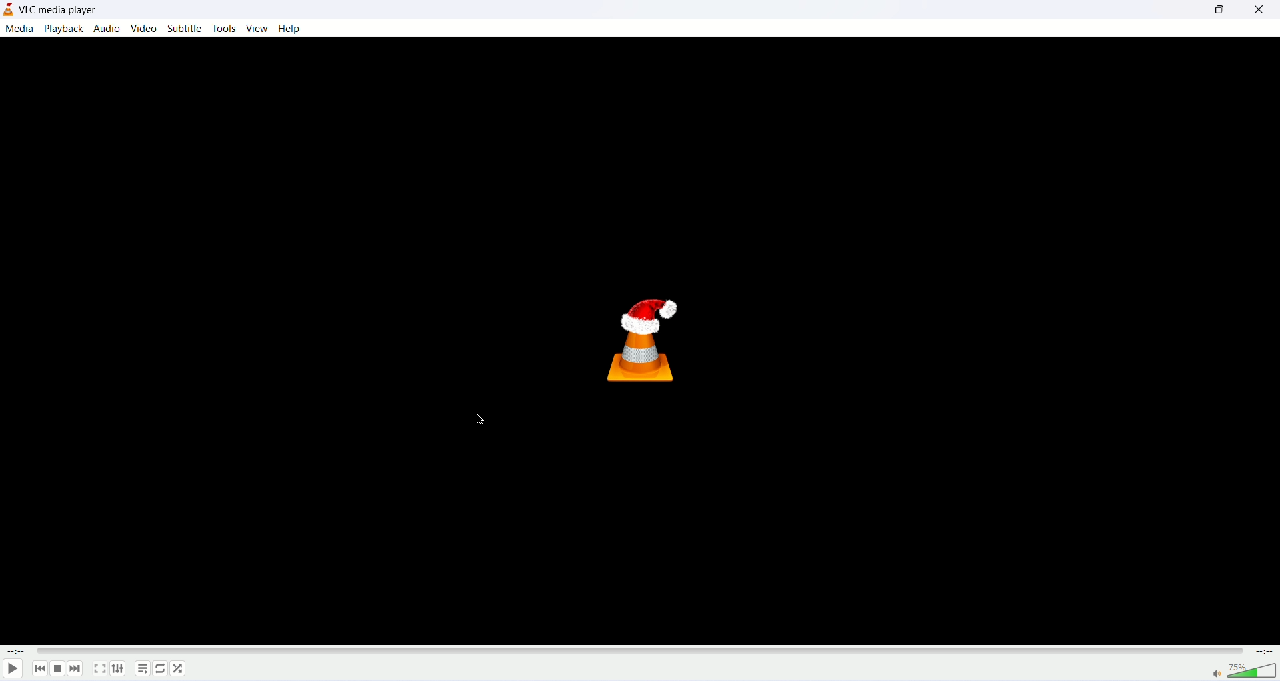 The image size is (1280, 681). What do you see at coordinates (1259, 9) in the screenshot?
I see `close` at bounding box center [1259, 9].